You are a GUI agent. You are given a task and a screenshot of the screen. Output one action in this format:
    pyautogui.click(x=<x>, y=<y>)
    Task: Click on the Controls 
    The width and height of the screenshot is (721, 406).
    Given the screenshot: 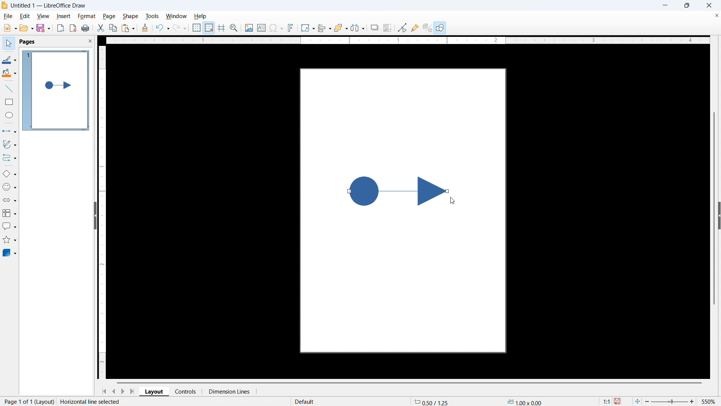 What is the action you would take?
    pyautogui.click(x=186, y=391)
    